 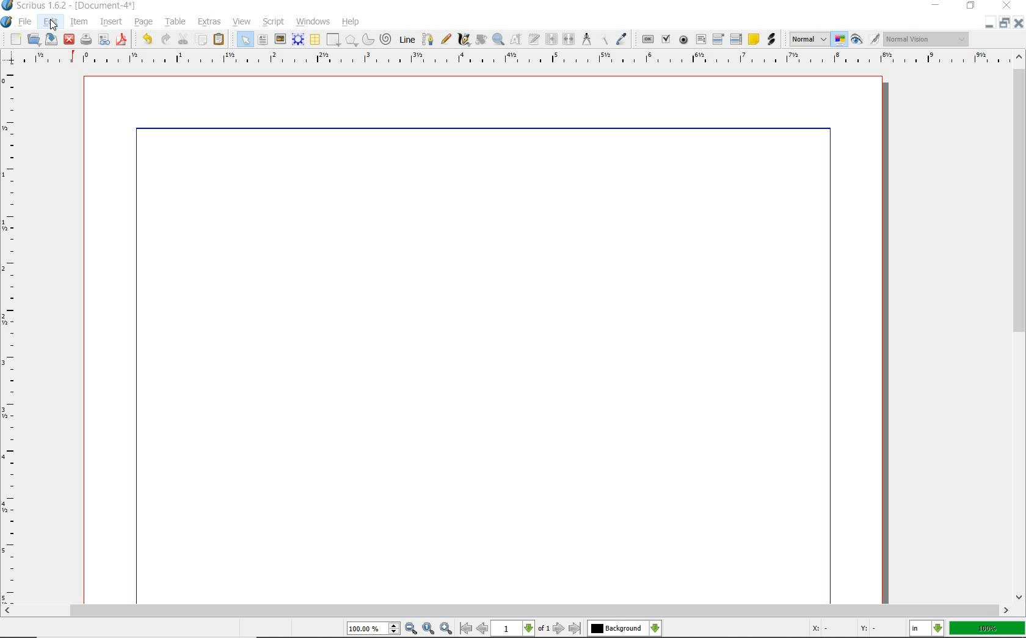 What do you see at coordinates (444, 40) in the screenshot?
I see `freehand line` at bounding box center [444, 40].